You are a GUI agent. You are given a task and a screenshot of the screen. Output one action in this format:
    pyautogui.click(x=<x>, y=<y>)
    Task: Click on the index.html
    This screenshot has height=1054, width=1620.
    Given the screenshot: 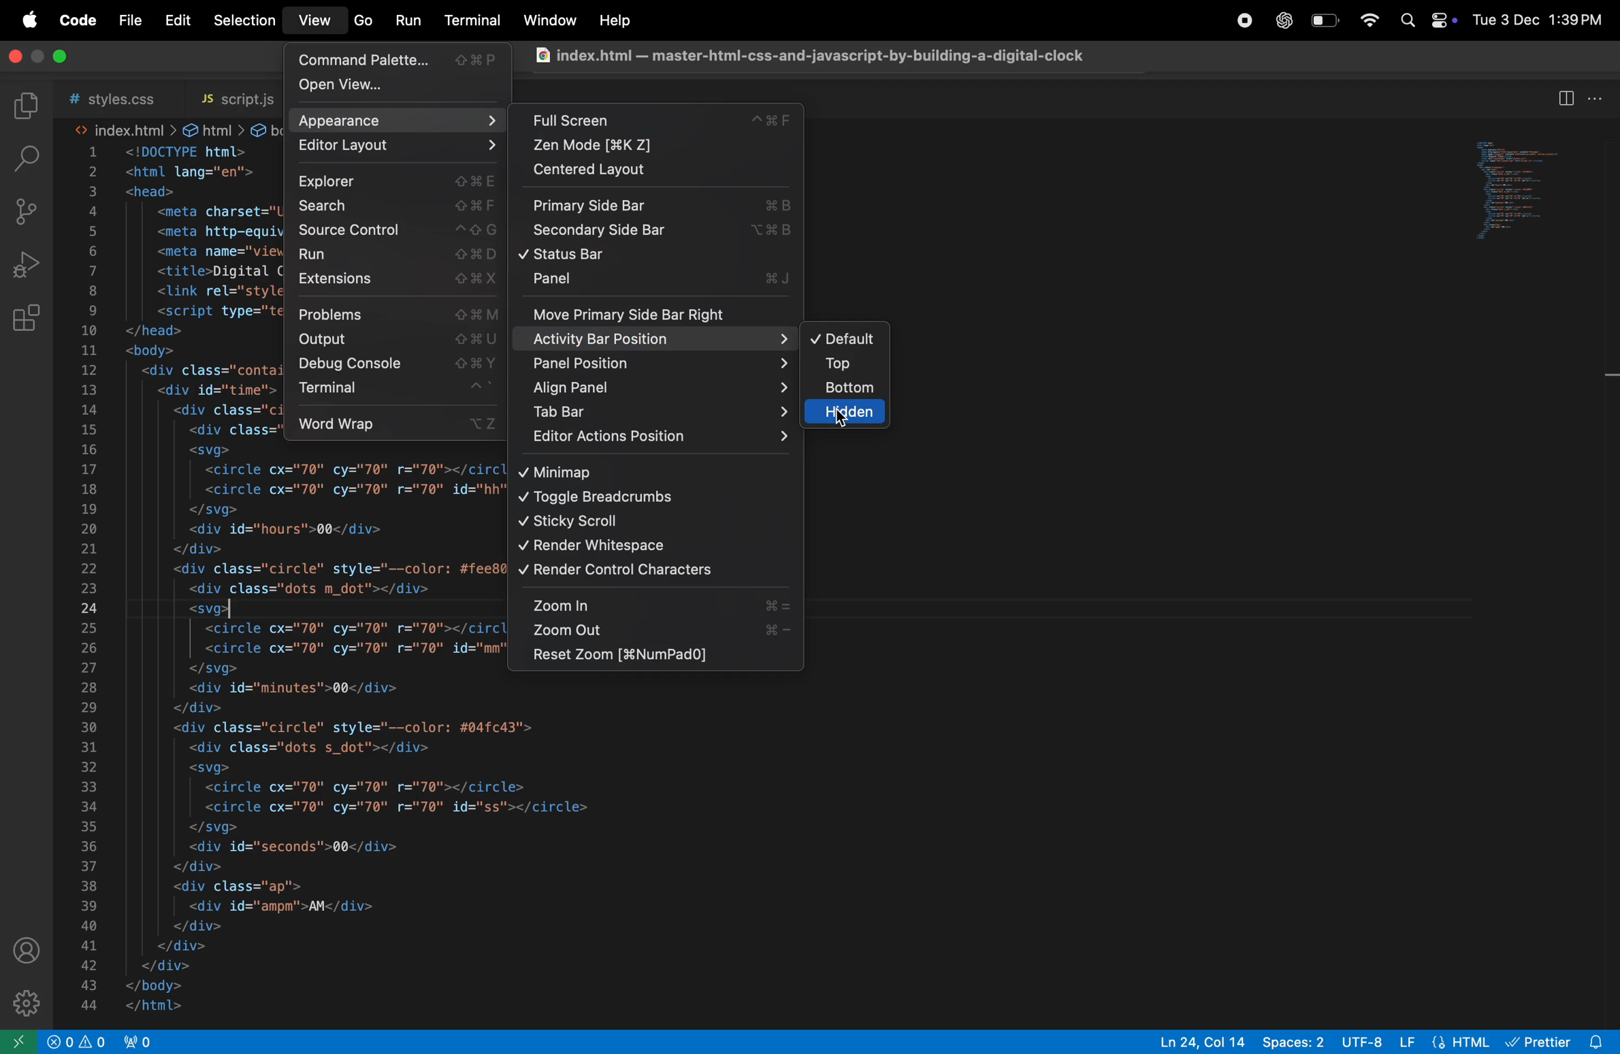 What is the action you would take?
    pyautogui.click(x=123, y=129)
    